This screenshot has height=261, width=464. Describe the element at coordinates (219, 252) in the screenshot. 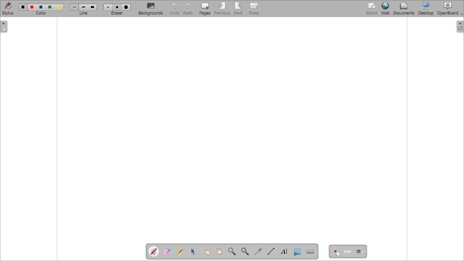

I see `Scroll page` at that location.